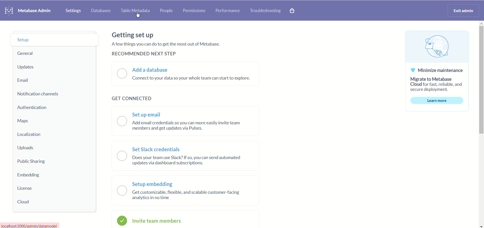  What do you see at coordinates (227, 11) in the screenshot?
I see `Performance` at bounding box center [227, 11].